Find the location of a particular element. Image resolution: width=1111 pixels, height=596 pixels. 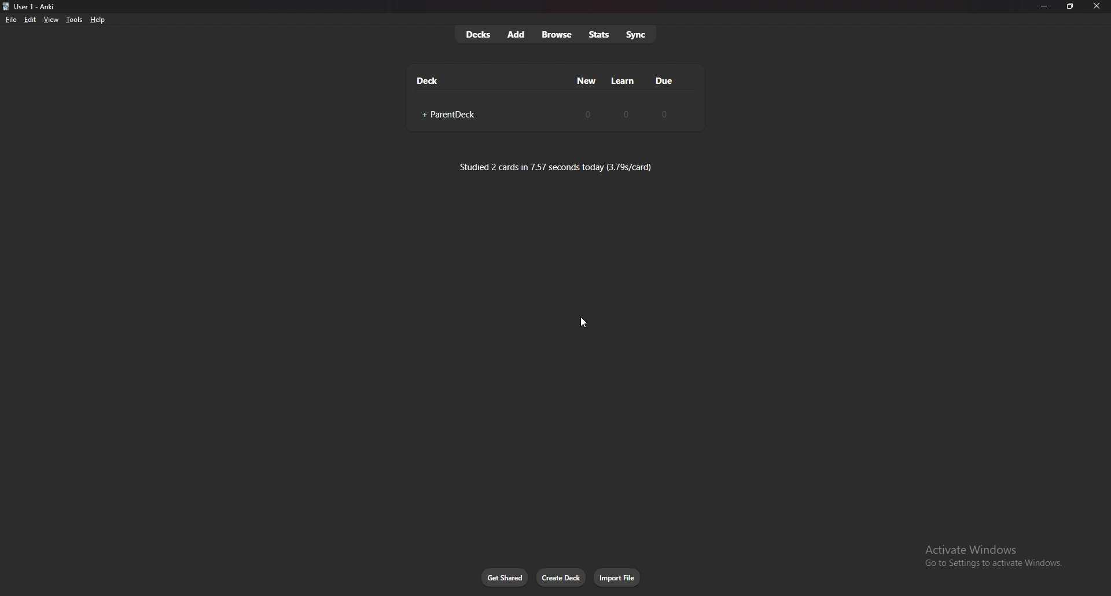

0 is located at coordinates (588, 113).